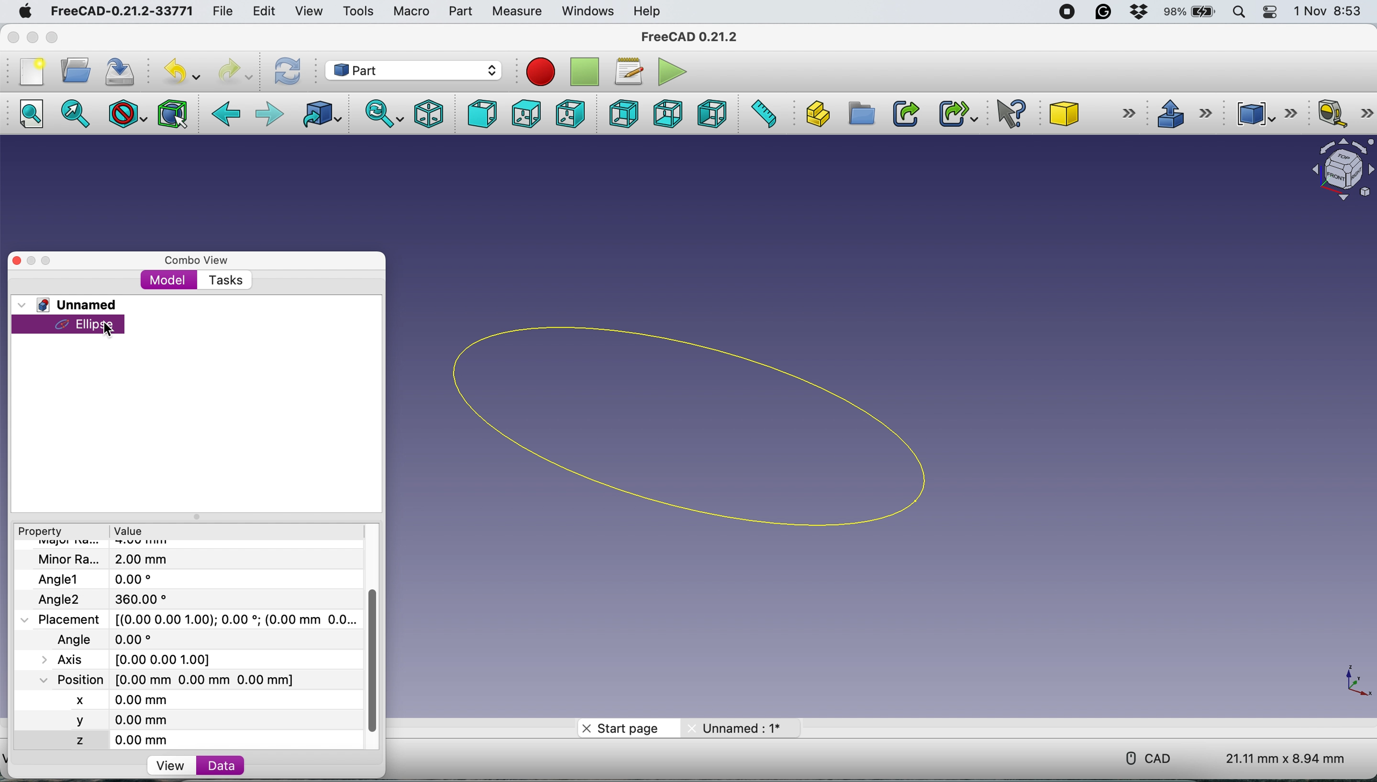 This screenshot has width=1377, height=782. Describe the element at coordinates (429, 113) in the screenshot. I see `isometric` at that location.